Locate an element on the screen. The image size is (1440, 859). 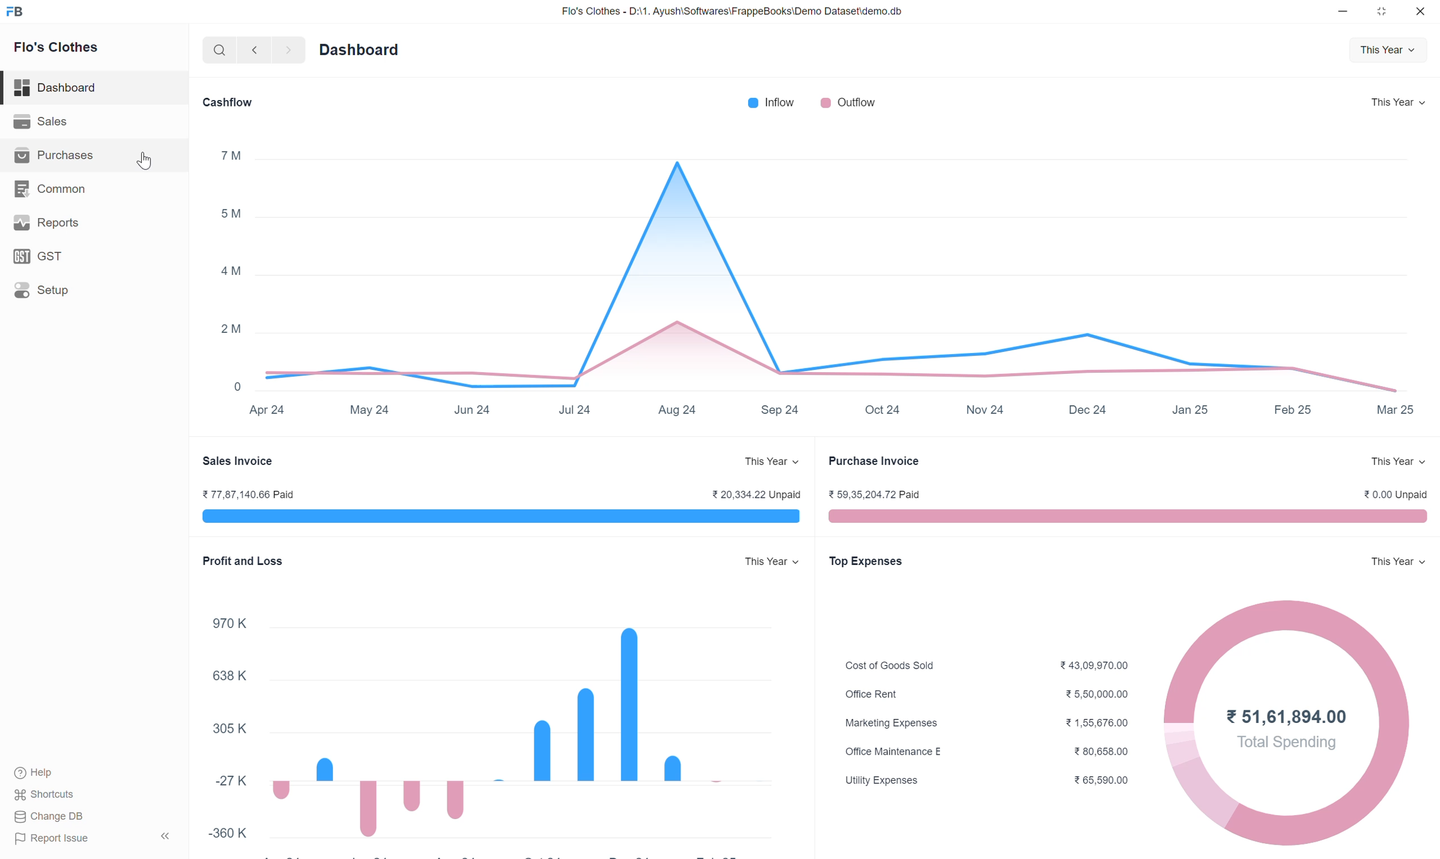
Utility Expenses  65,590.00 is located at coordinates (988, 781).